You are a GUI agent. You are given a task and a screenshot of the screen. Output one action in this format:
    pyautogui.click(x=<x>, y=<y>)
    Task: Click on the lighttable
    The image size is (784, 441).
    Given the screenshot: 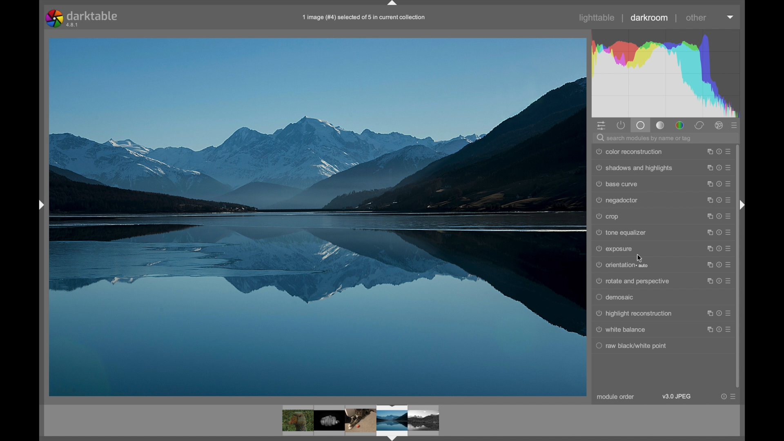 What is the action you would take?
    pyautogui.click(x=597, y=18)
    